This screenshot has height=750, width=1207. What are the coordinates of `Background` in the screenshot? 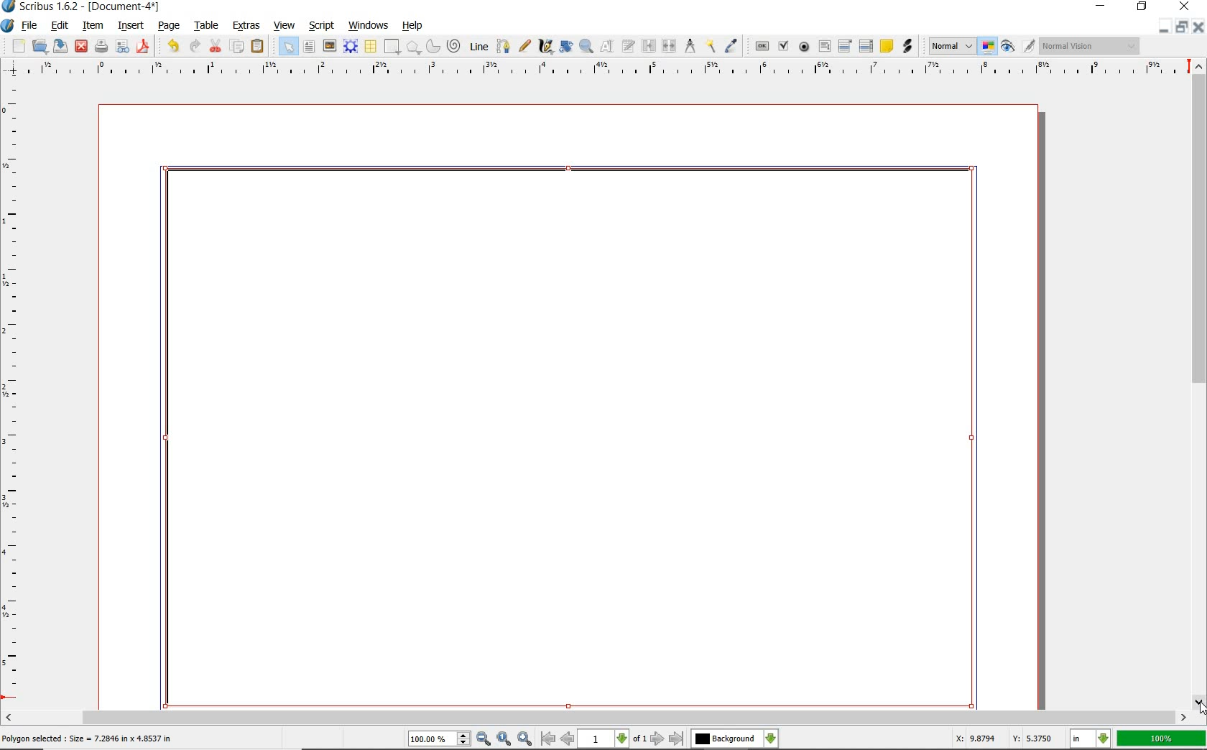 It's located at (735, 739).